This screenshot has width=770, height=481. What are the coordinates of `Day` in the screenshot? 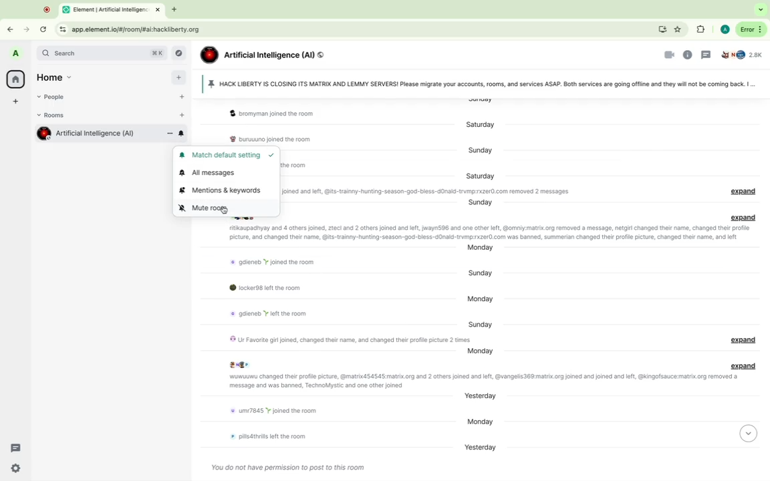 It's located at (479, 300).